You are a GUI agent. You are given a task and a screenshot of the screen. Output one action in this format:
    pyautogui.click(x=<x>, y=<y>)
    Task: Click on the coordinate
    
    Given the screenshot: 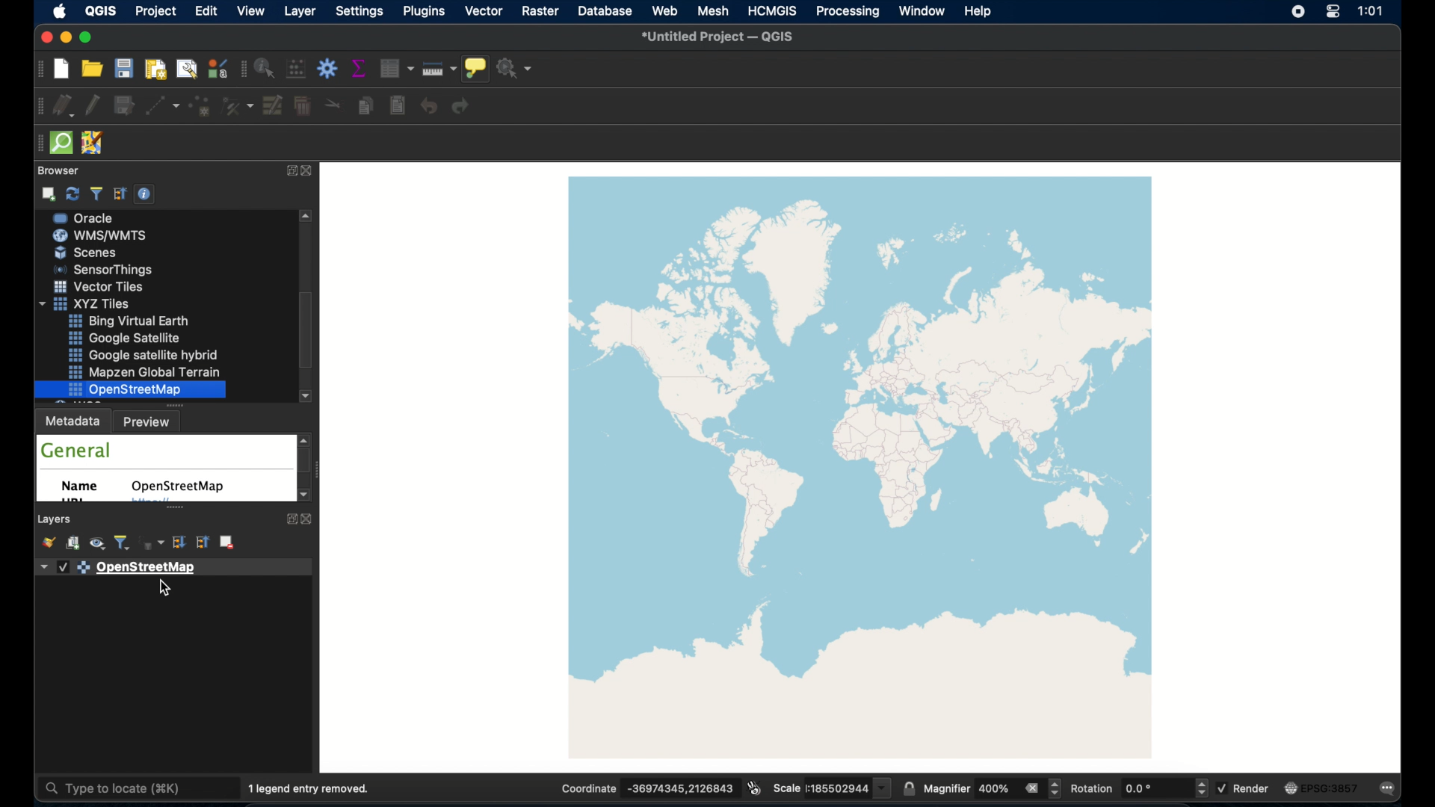 What is the action you would take?
    pyautogui.click(x=646, y=788)
    